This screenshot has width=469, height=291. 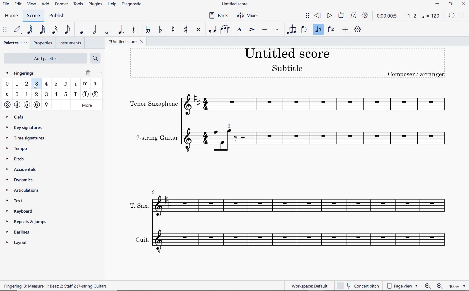 What do you see at coordinates (45, 58) in the screenshot?
I see `ADD PALETTES` at bounding box center [45, 58].